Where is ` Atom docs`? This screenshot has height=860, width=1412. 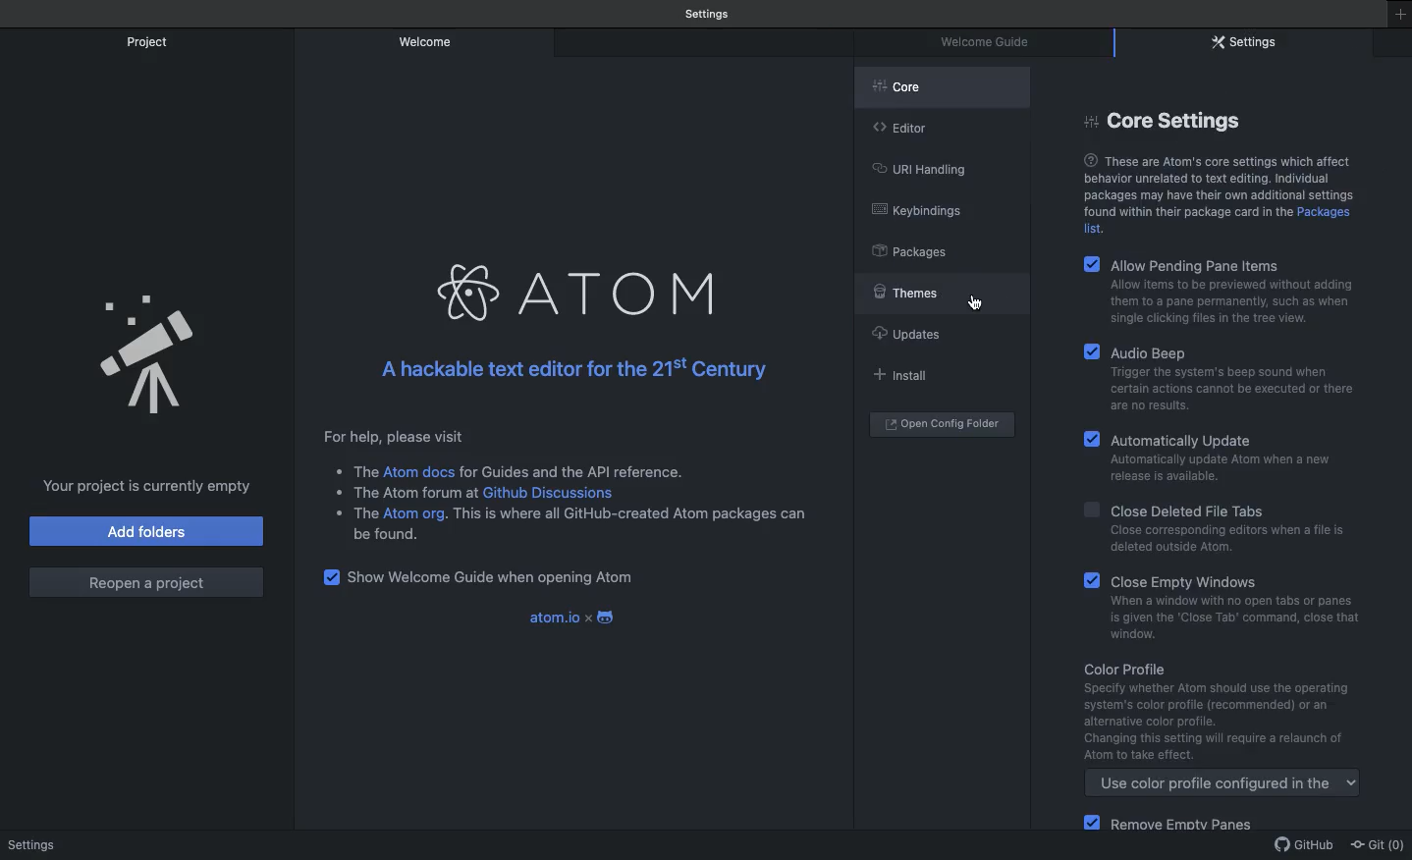  Atom docs is located at coordinates (421, 472).